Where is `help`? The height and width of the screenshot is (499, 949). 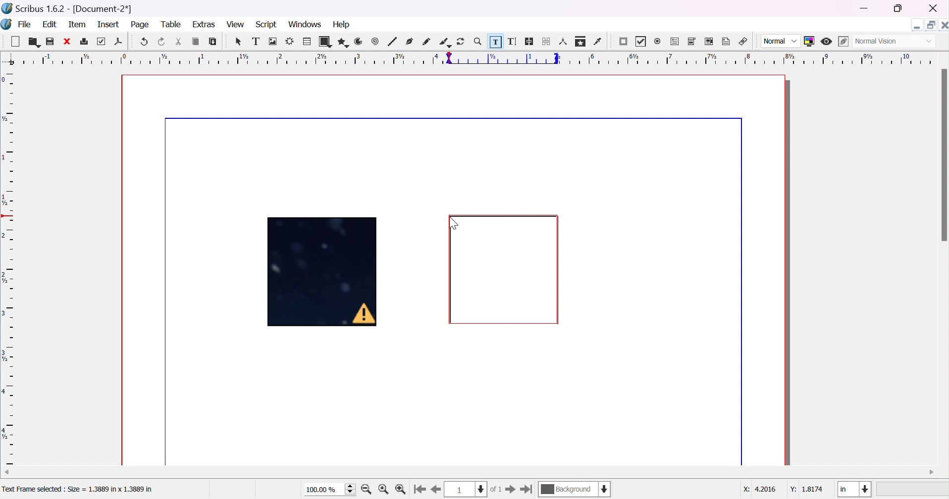 help is located at coordinates (343, 24).